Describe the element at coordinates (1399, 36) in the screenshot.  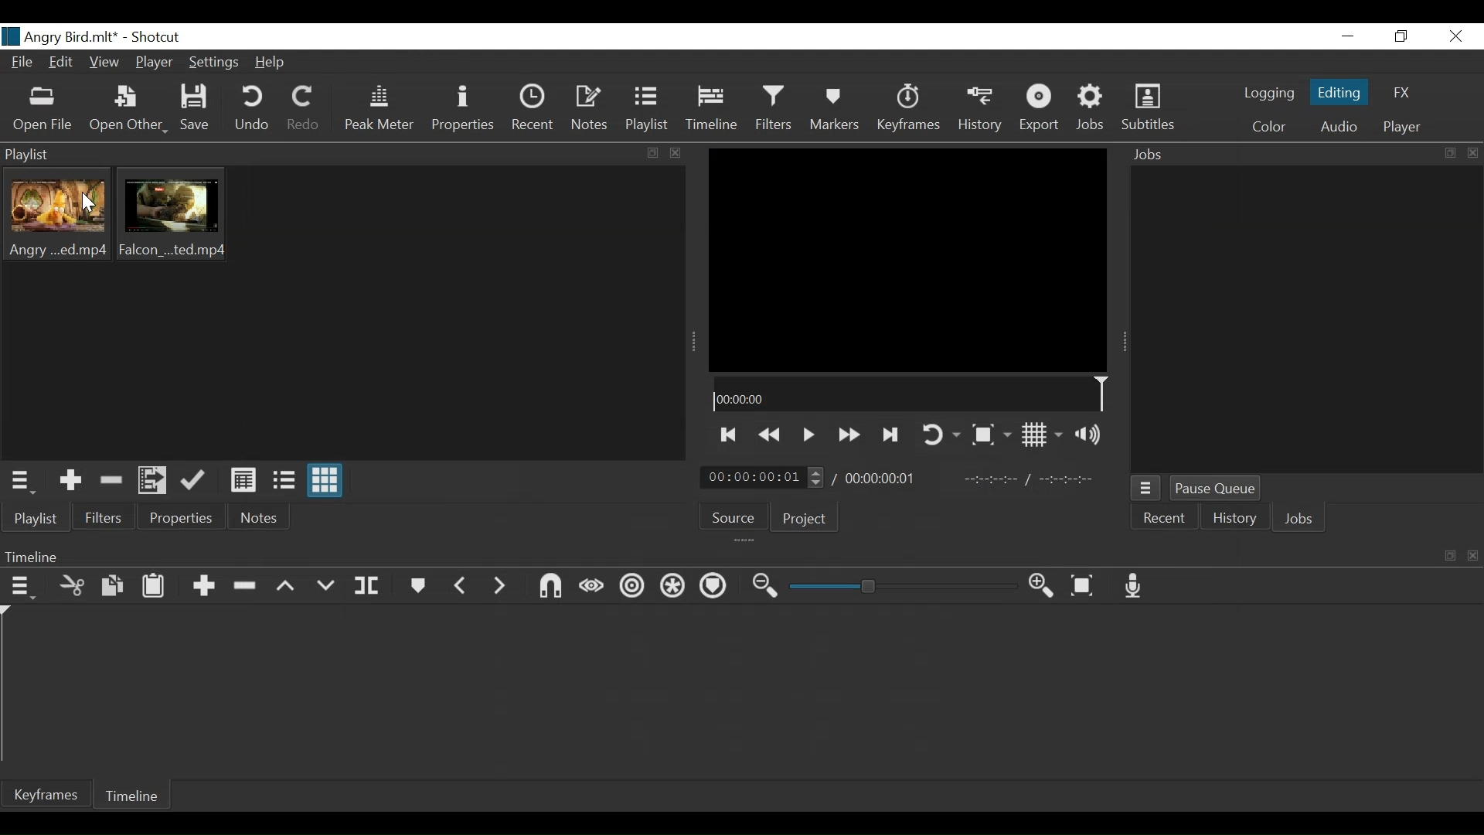
I see `Restore` at that location.